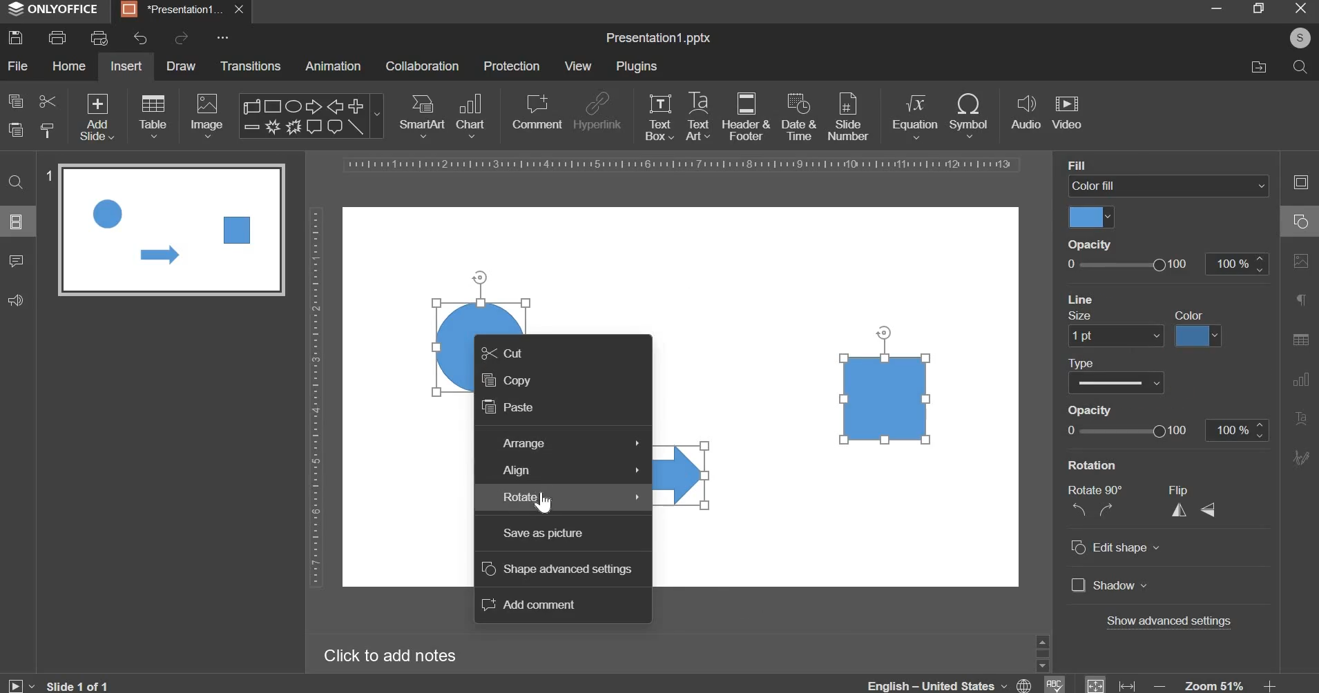  I want to click on table, so click(153, 115).